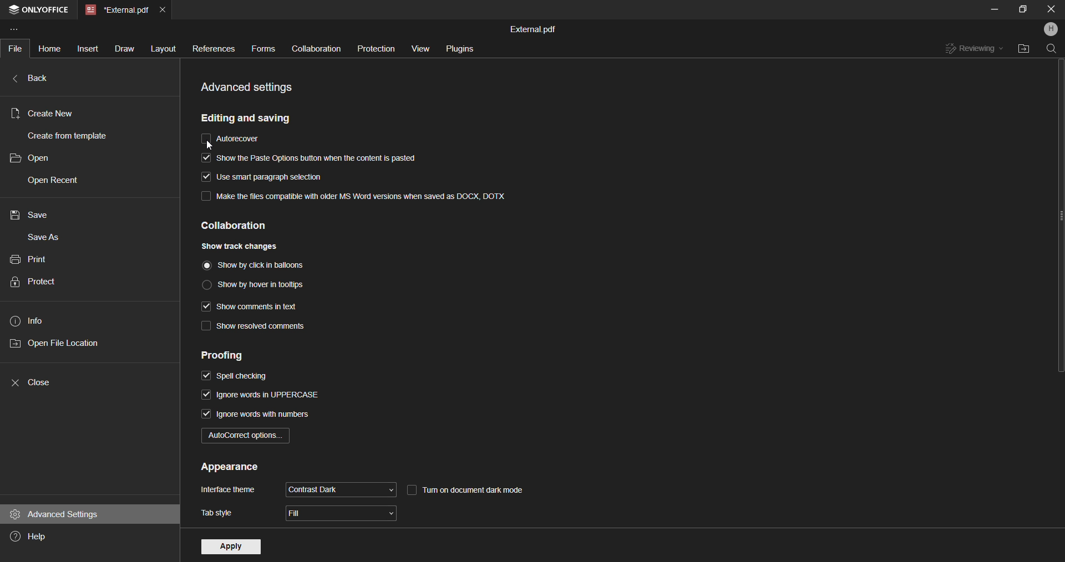  I want to click on Protection, so click(374, 48).